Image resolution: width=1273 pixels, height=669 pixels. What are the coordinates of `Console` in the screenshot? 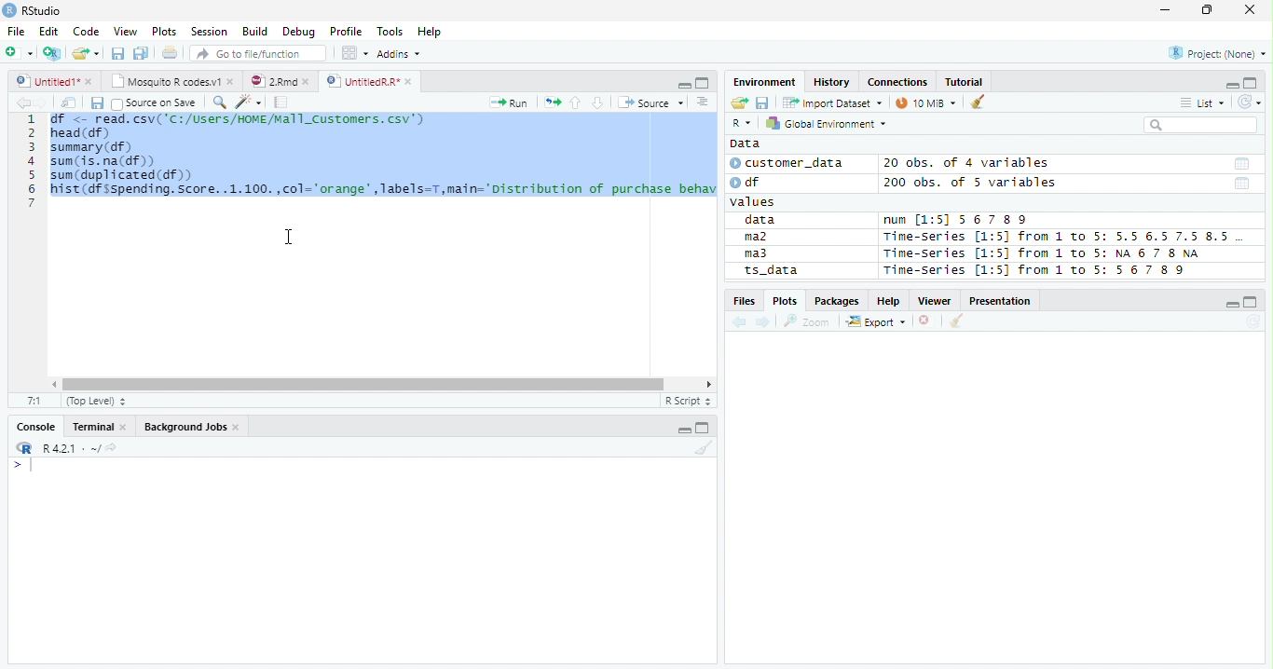 It's located at (36, 425).